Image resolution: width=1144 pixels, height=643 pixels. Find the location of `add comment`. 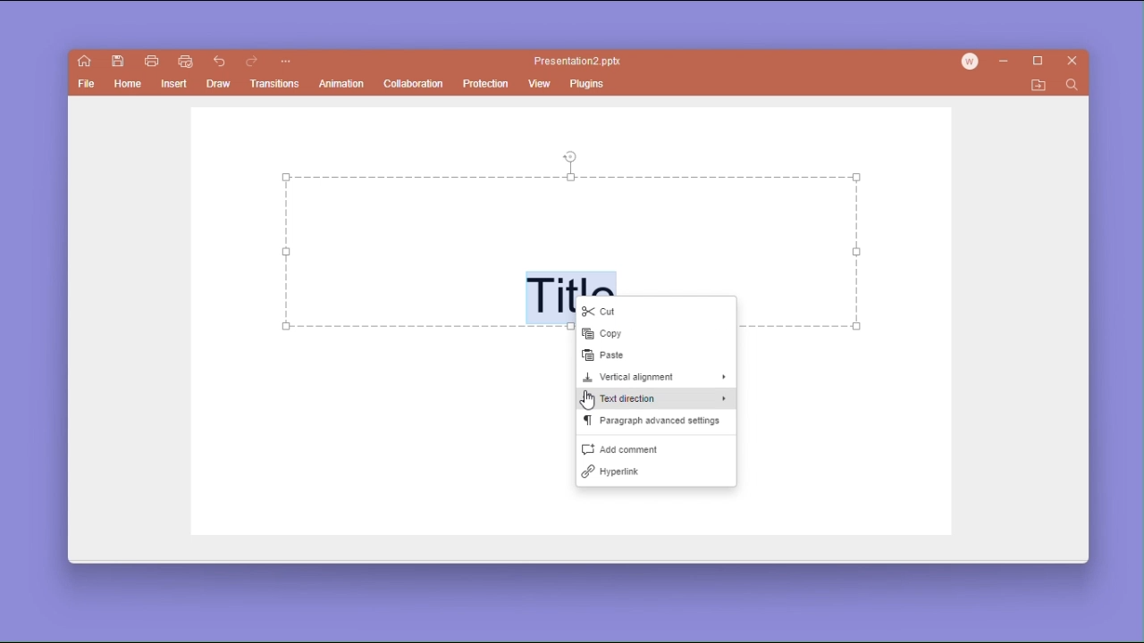

add comment is located at coordinates (656, 448).